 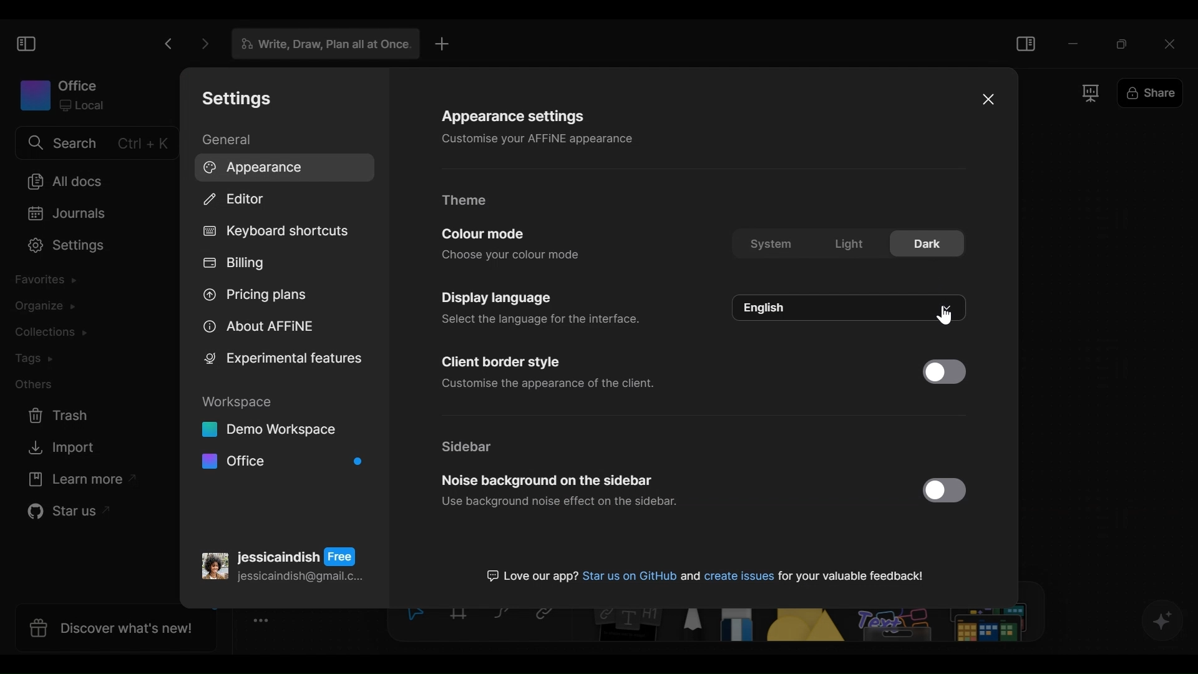 What do you see at coordinates (283, 562) in the screenshot?
I see `Account` at bounding box center [283, 562].